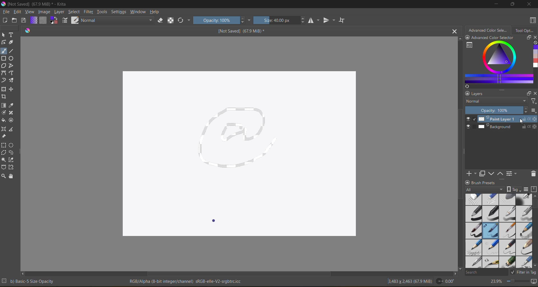  Describe the element at coordinates (507, 231) in the screenshot. I see `brush` at that location.